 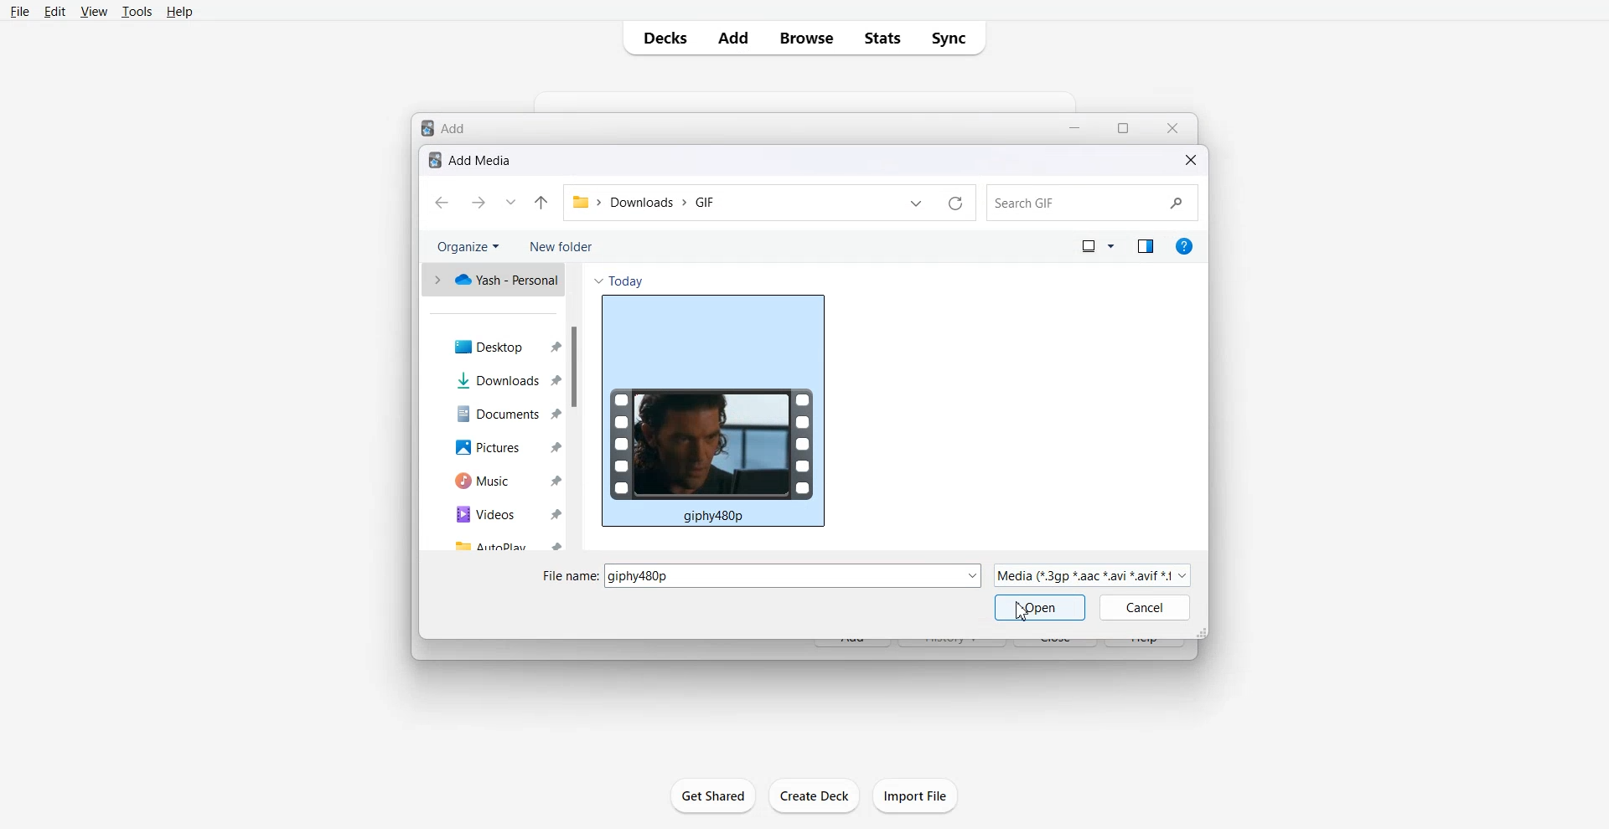 What do you see at coordinates (1185, 245) in the screenshot?
I see `Get help` at bounding box center [1185, 245].